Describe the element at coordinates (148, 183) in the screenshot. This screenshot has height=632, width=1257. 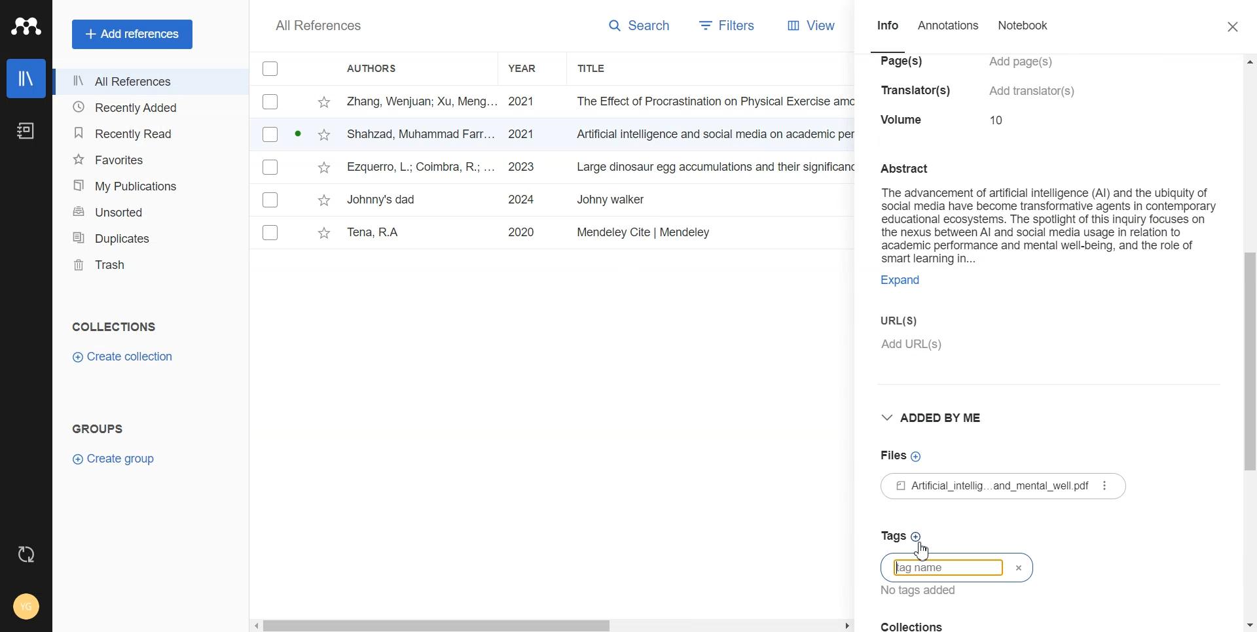
I see `My Publication` at that location.